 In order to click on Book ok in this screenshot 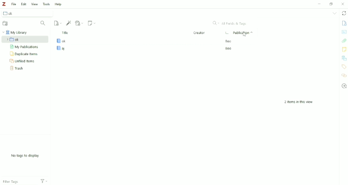, I will do `click(143, 41)`.